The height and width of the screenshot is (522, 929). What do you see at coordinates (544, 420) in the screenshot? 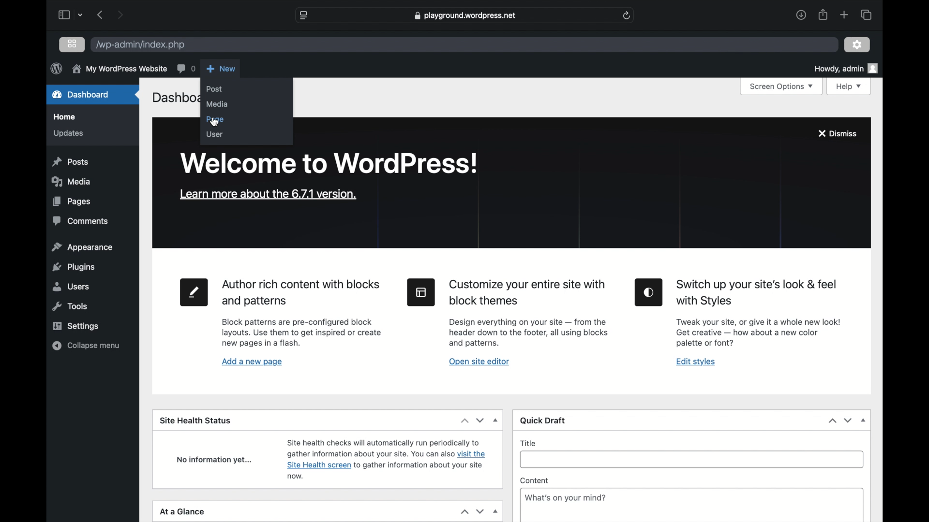
I see `quick draft` at bounding box center [544, 420].